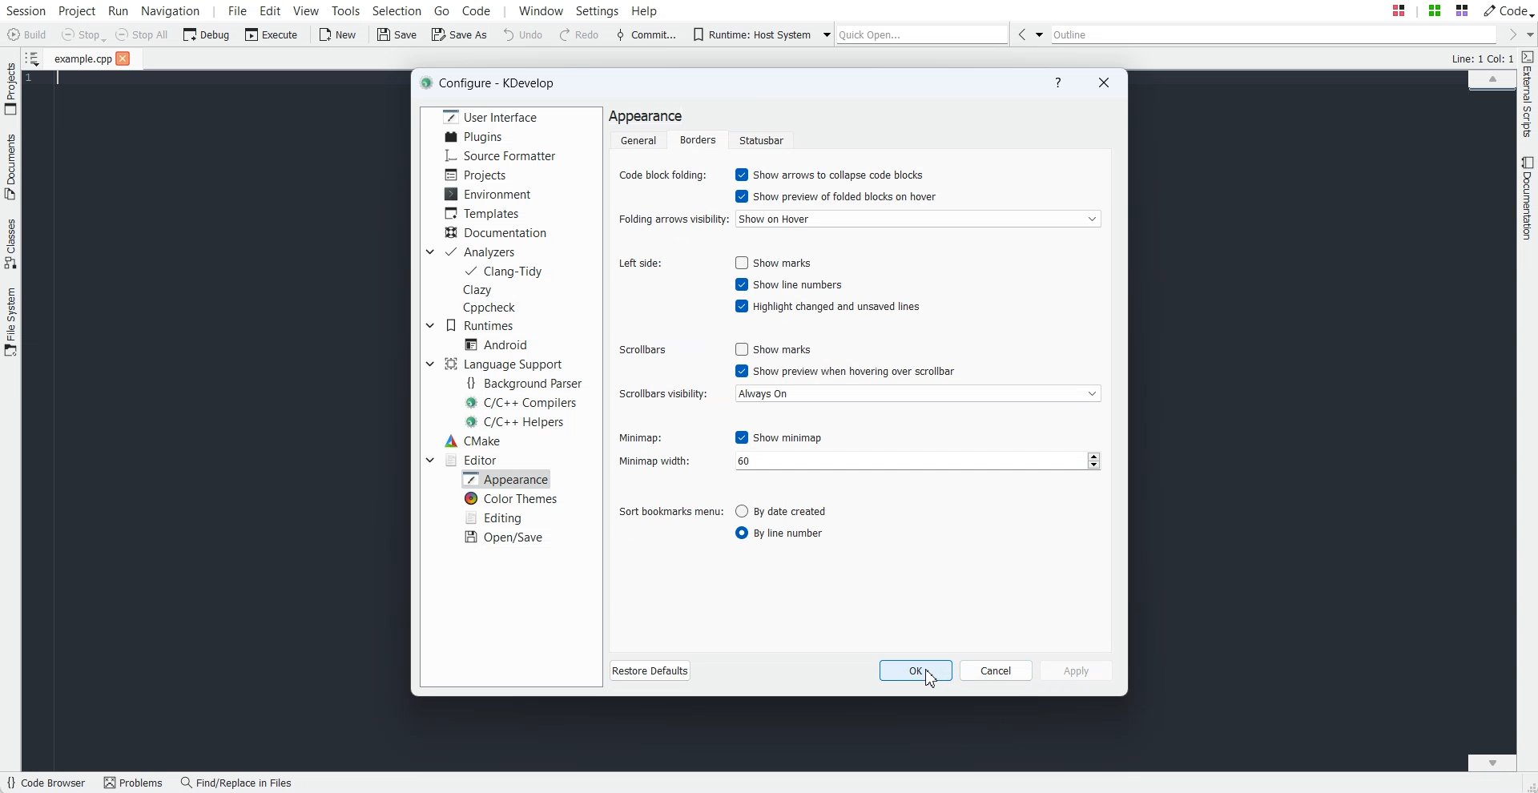 This screenshot has width=1538, height=793. I want to click on Help, so click(645, 10).